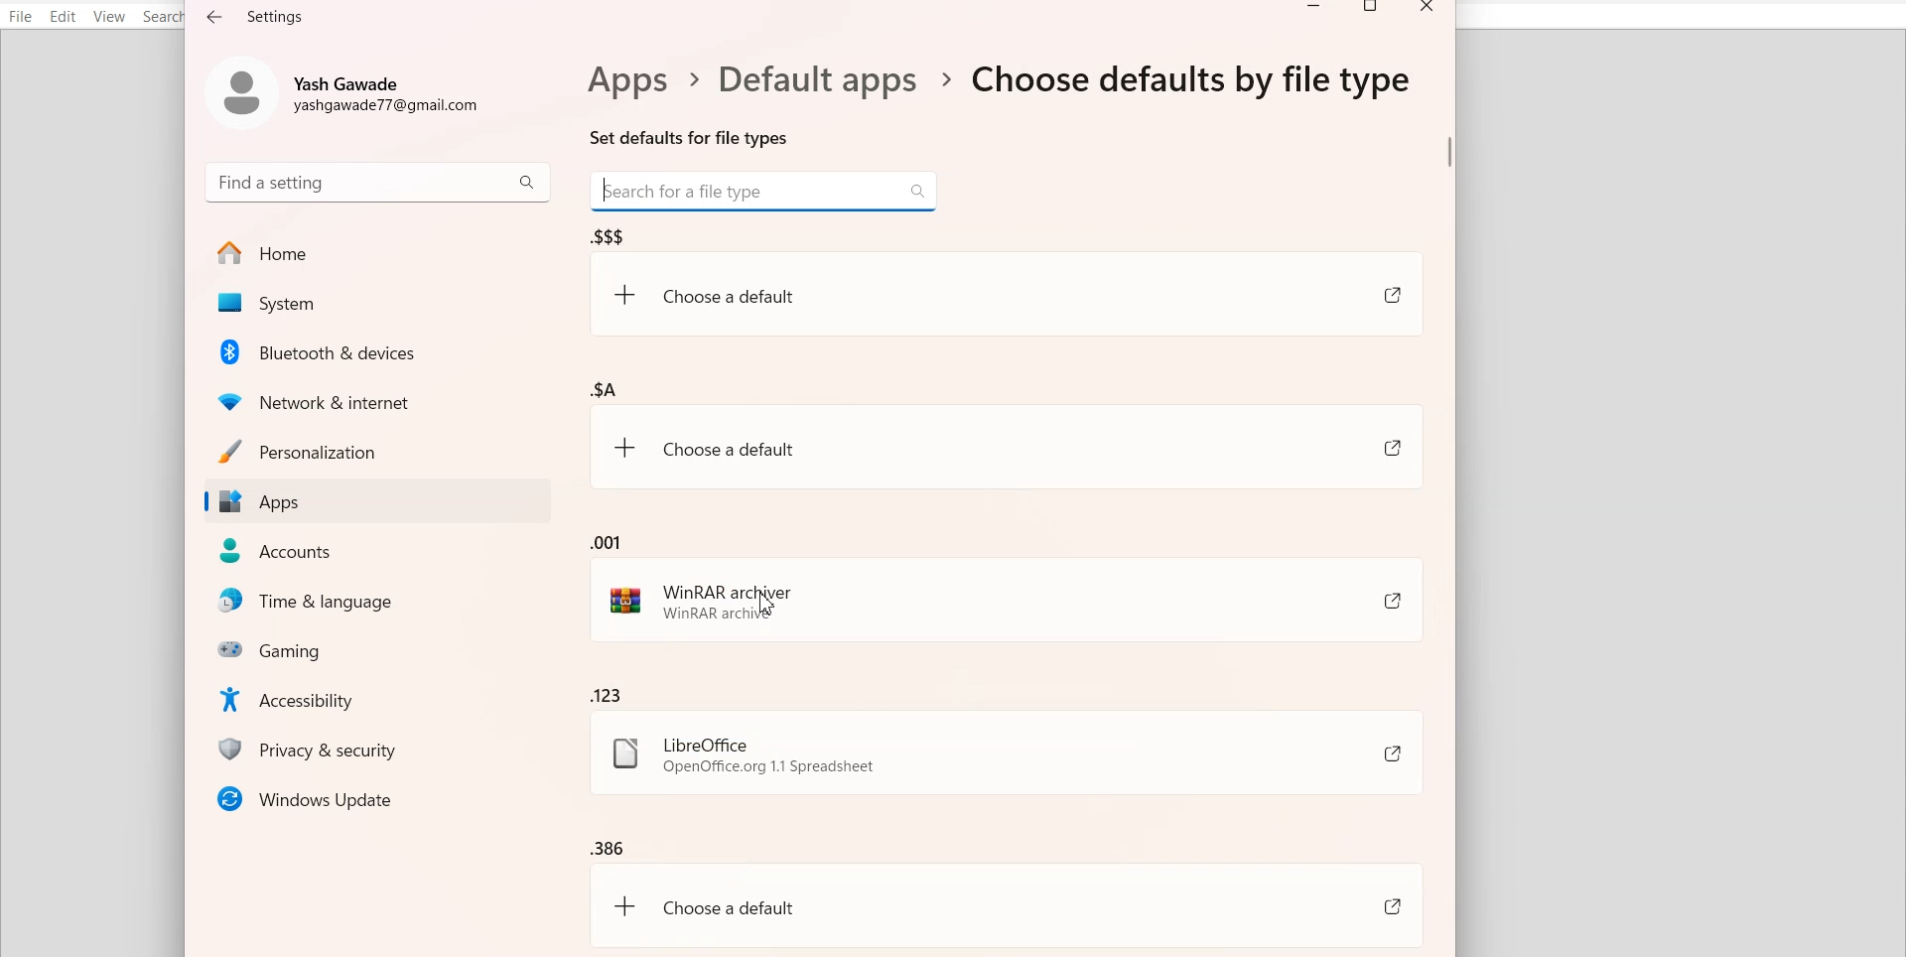 This screenshot has height=957, width=1906. I want to click on Cursor, so click(767, 604).